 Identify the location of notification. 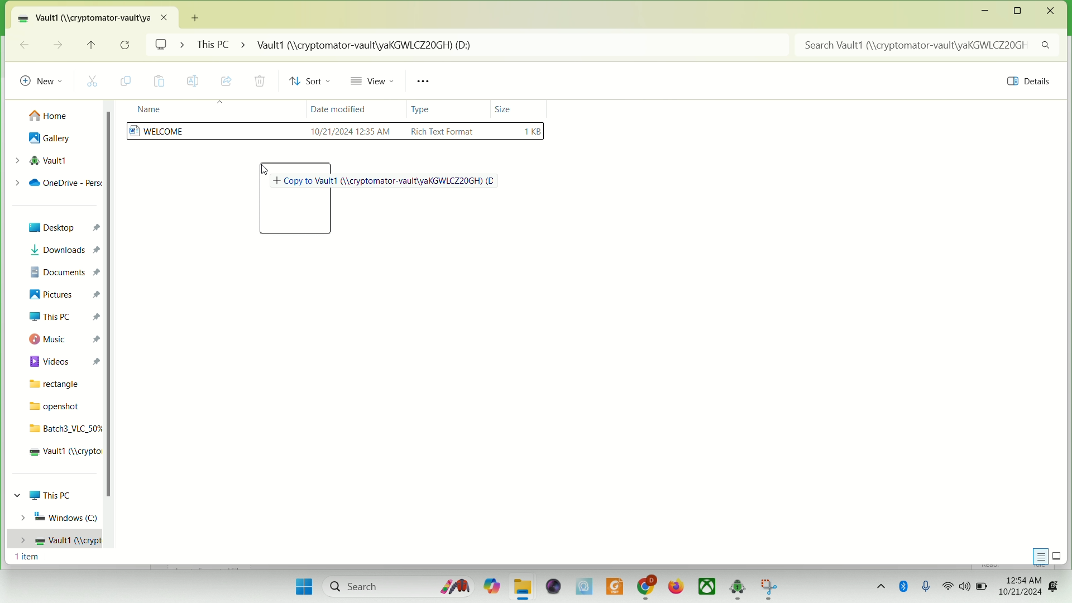
(1057, 584).